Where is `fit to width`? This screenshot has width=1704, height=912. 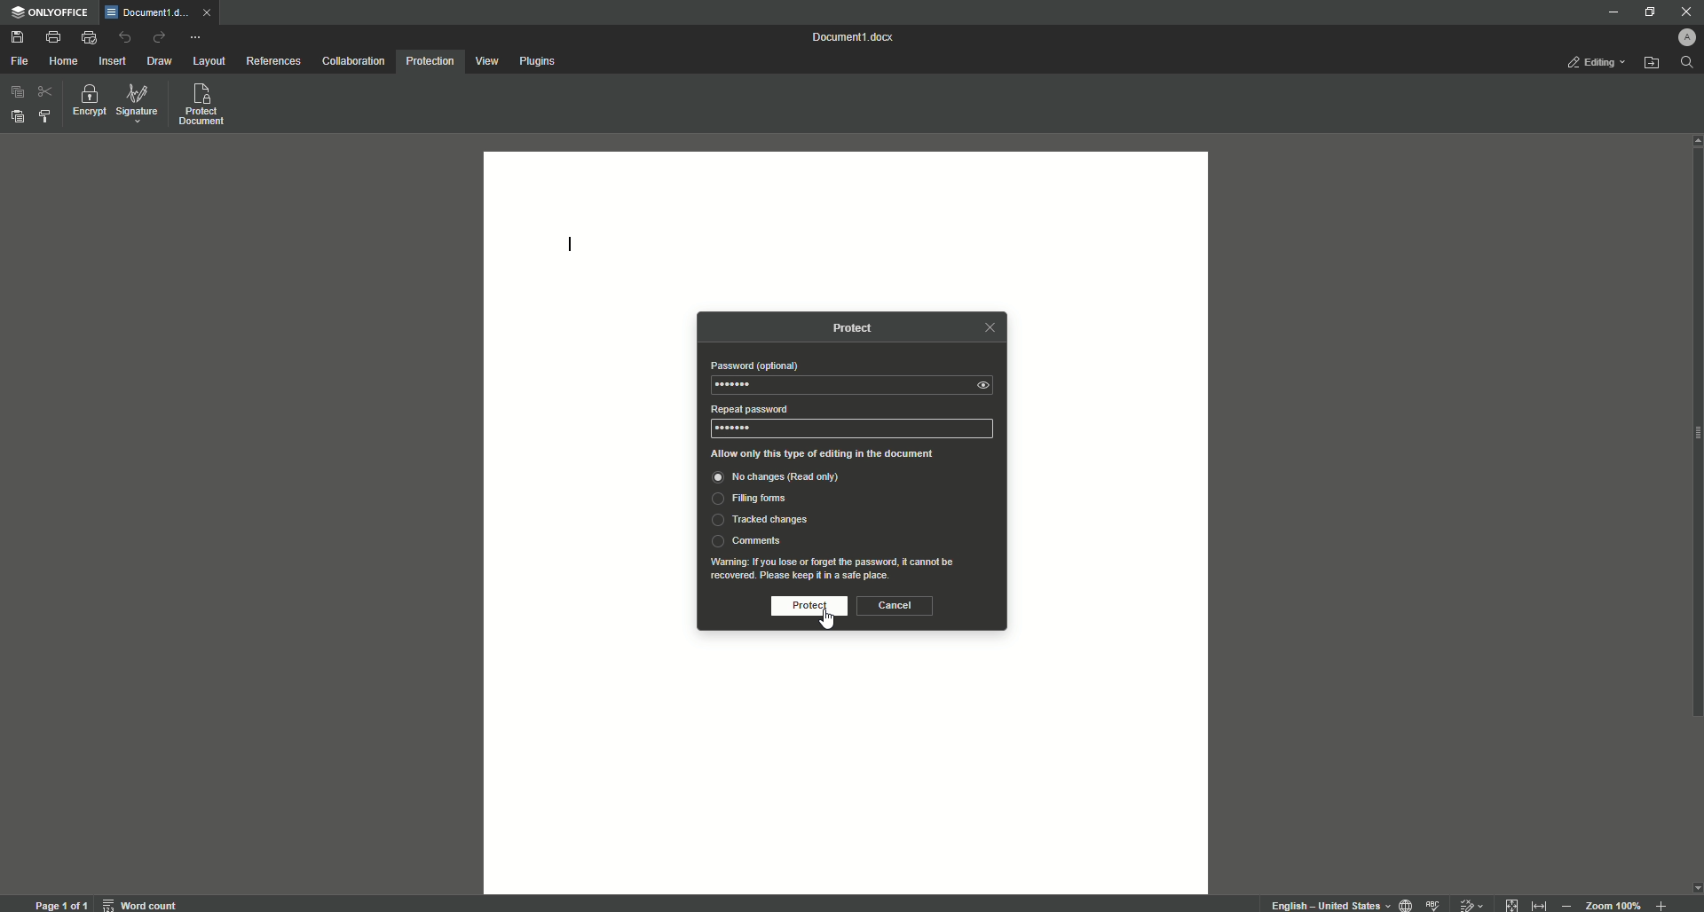
fit to width is located at coordinates (1537, 904).